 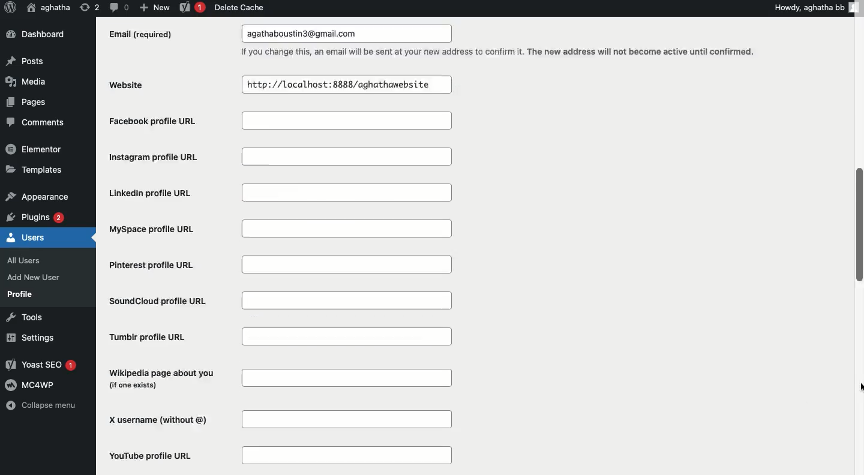 I want to click on Elementor, so click(x=35, y=148).